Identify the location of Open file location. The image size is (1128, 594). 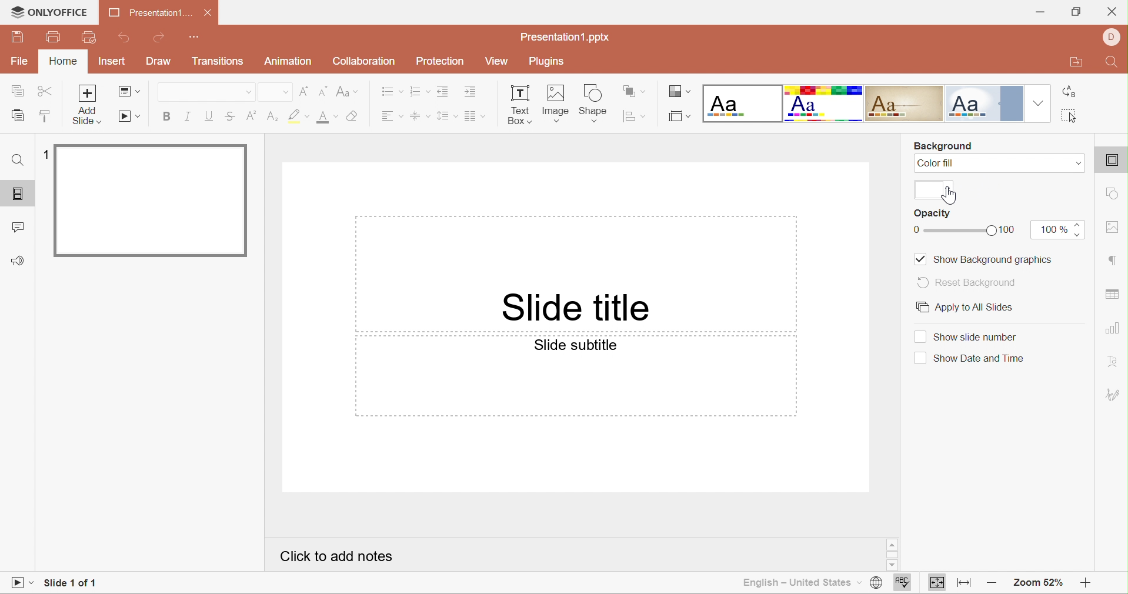
(1076, 64).